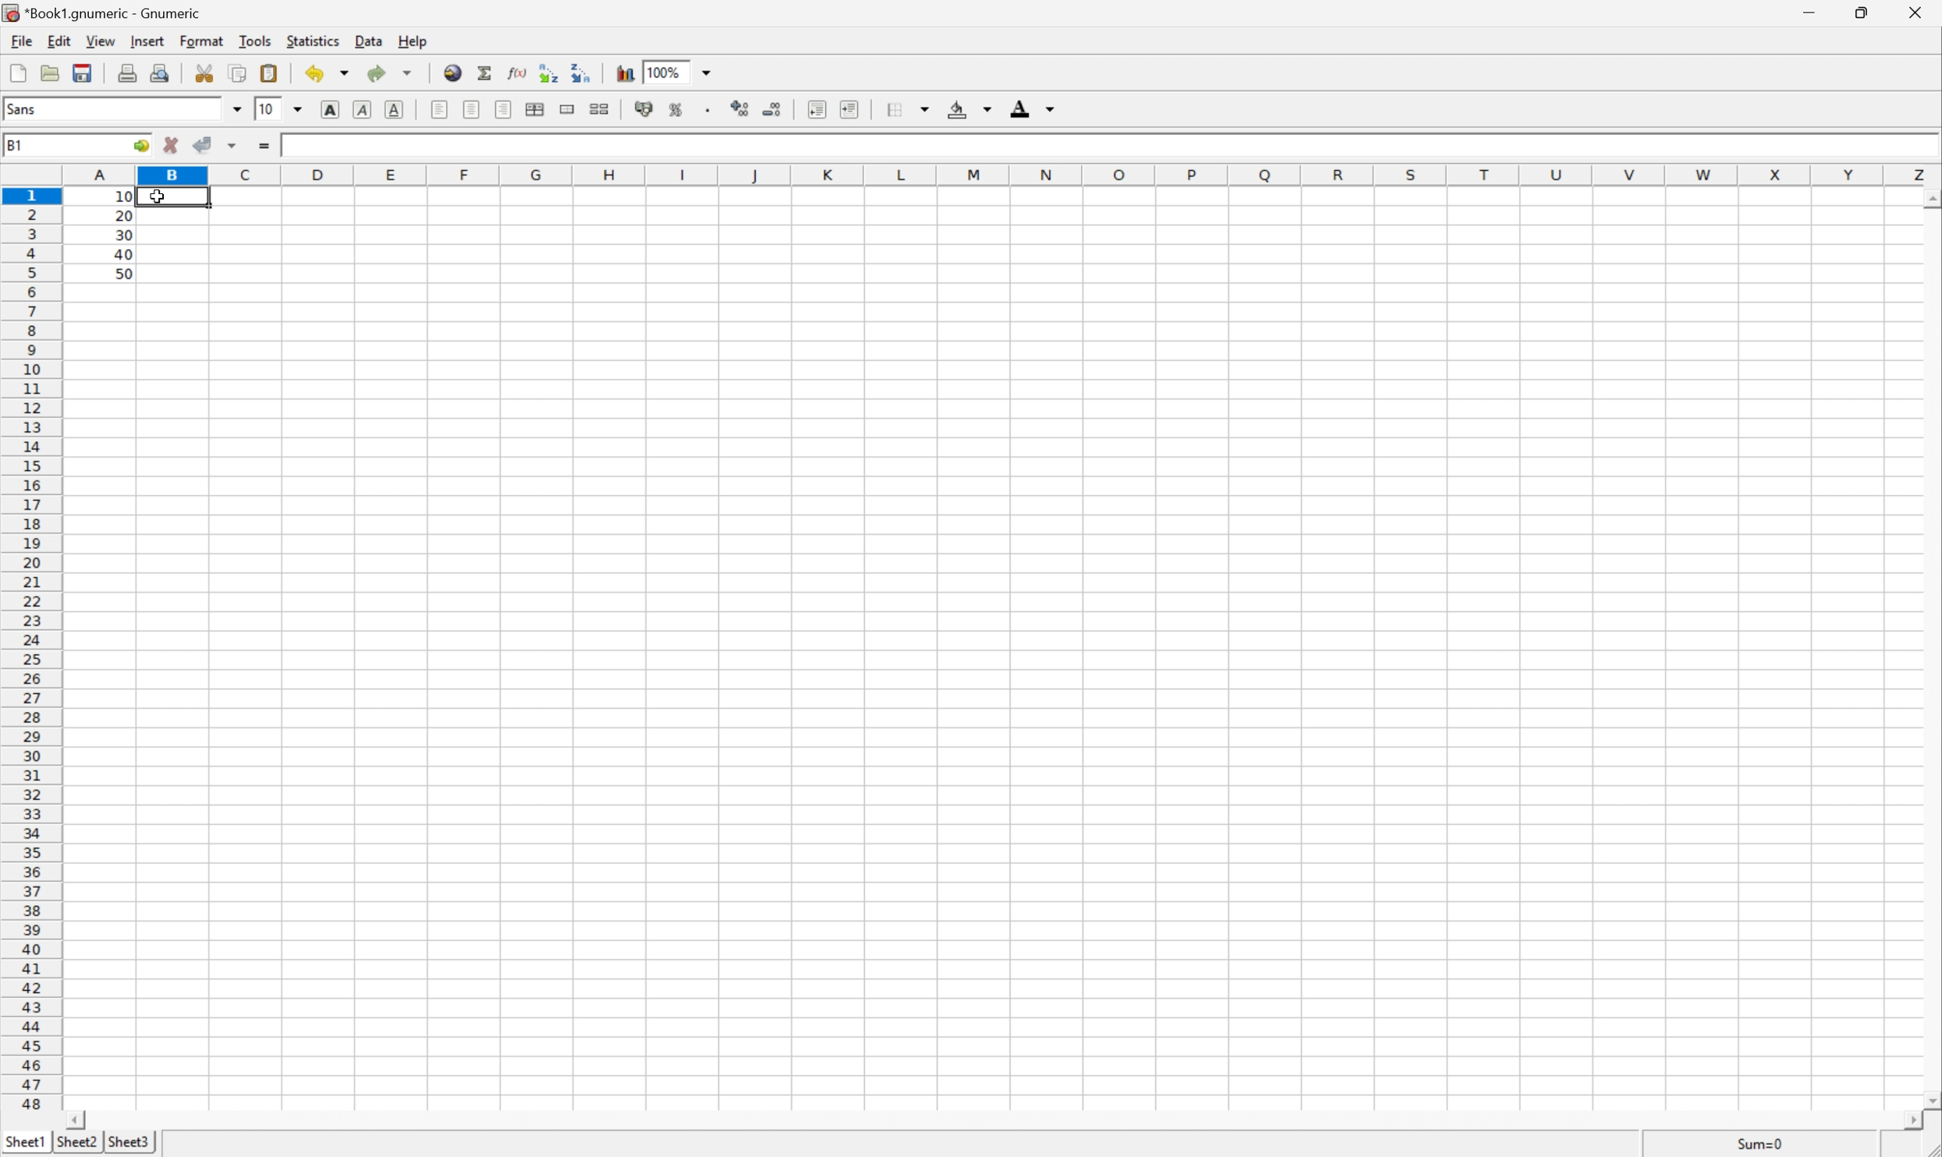  I want to click on Restore Down, so click(1865, 12).